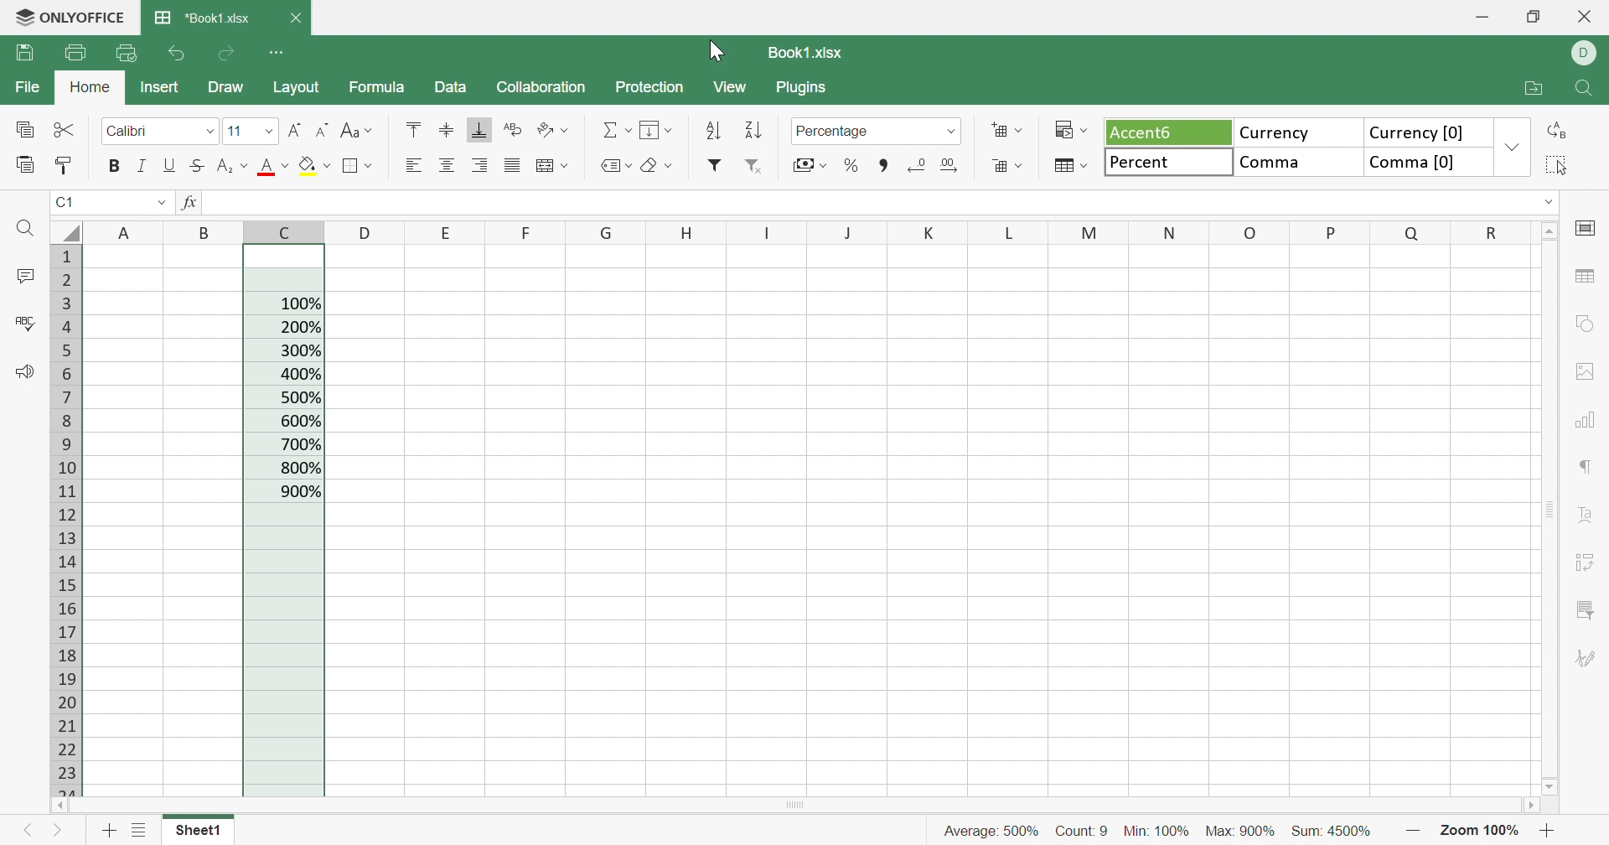 This screenshot has width=1609, height=845. I want to click on Q, so click(1402, 233).